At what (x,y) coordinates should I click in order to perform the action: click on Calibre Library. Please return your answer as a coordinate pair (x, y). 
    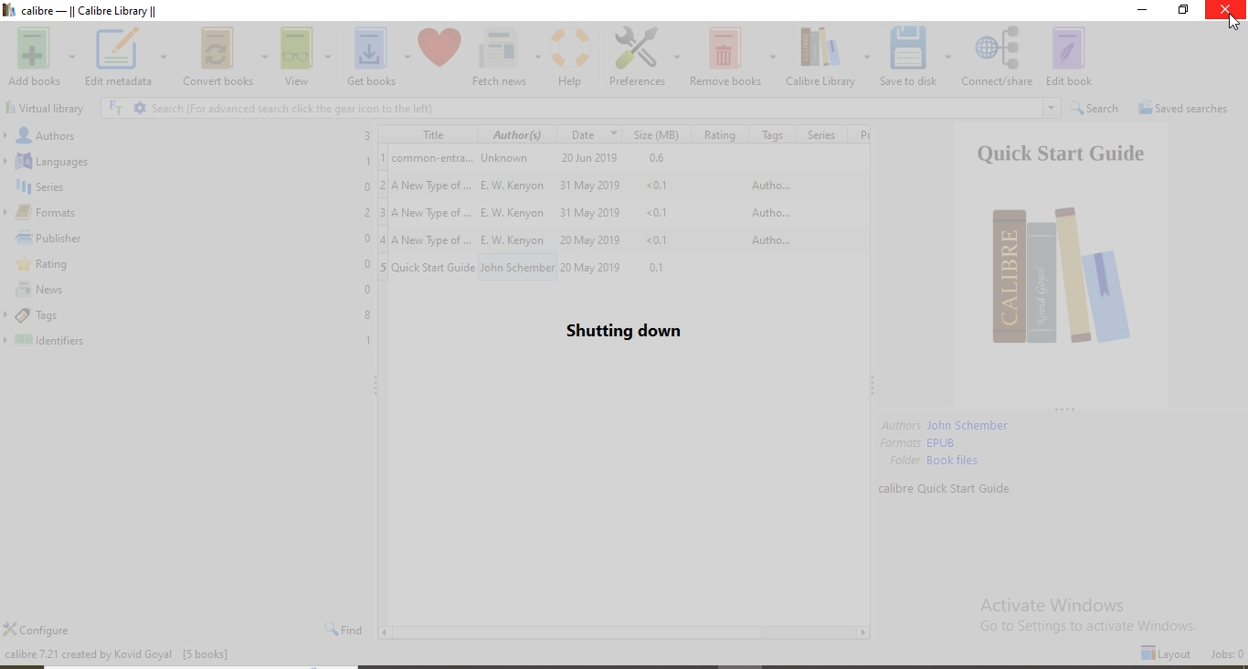
    Looking at the image, I should click on (830, 57).